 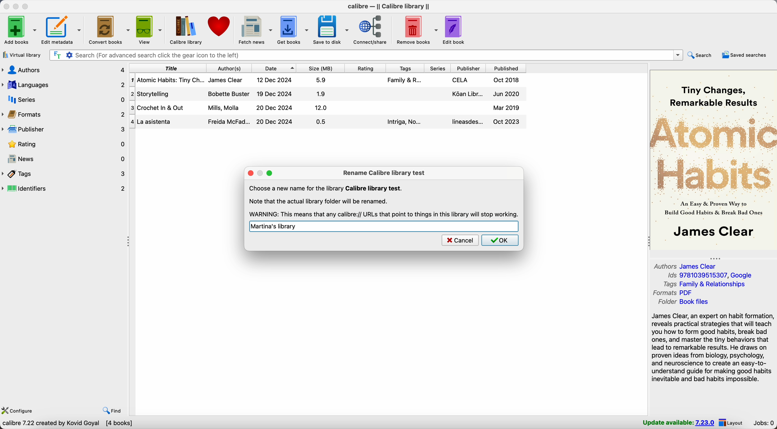 I want to click on save to disk, so click(x=331, y=30).